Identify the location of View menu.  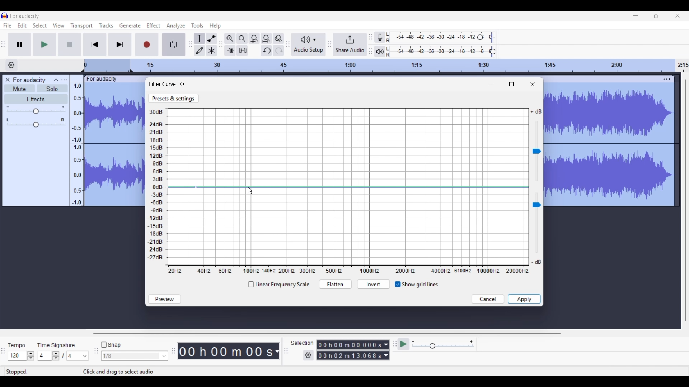
(58, 25).